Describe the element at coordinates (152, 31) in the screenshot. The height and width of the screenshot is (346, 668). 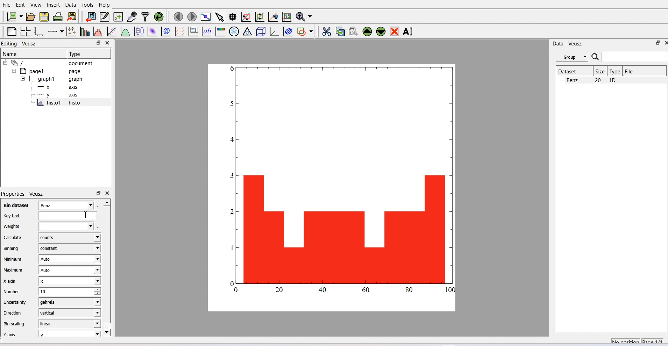
I see `Plot a 2D dataset as Image` at that location.